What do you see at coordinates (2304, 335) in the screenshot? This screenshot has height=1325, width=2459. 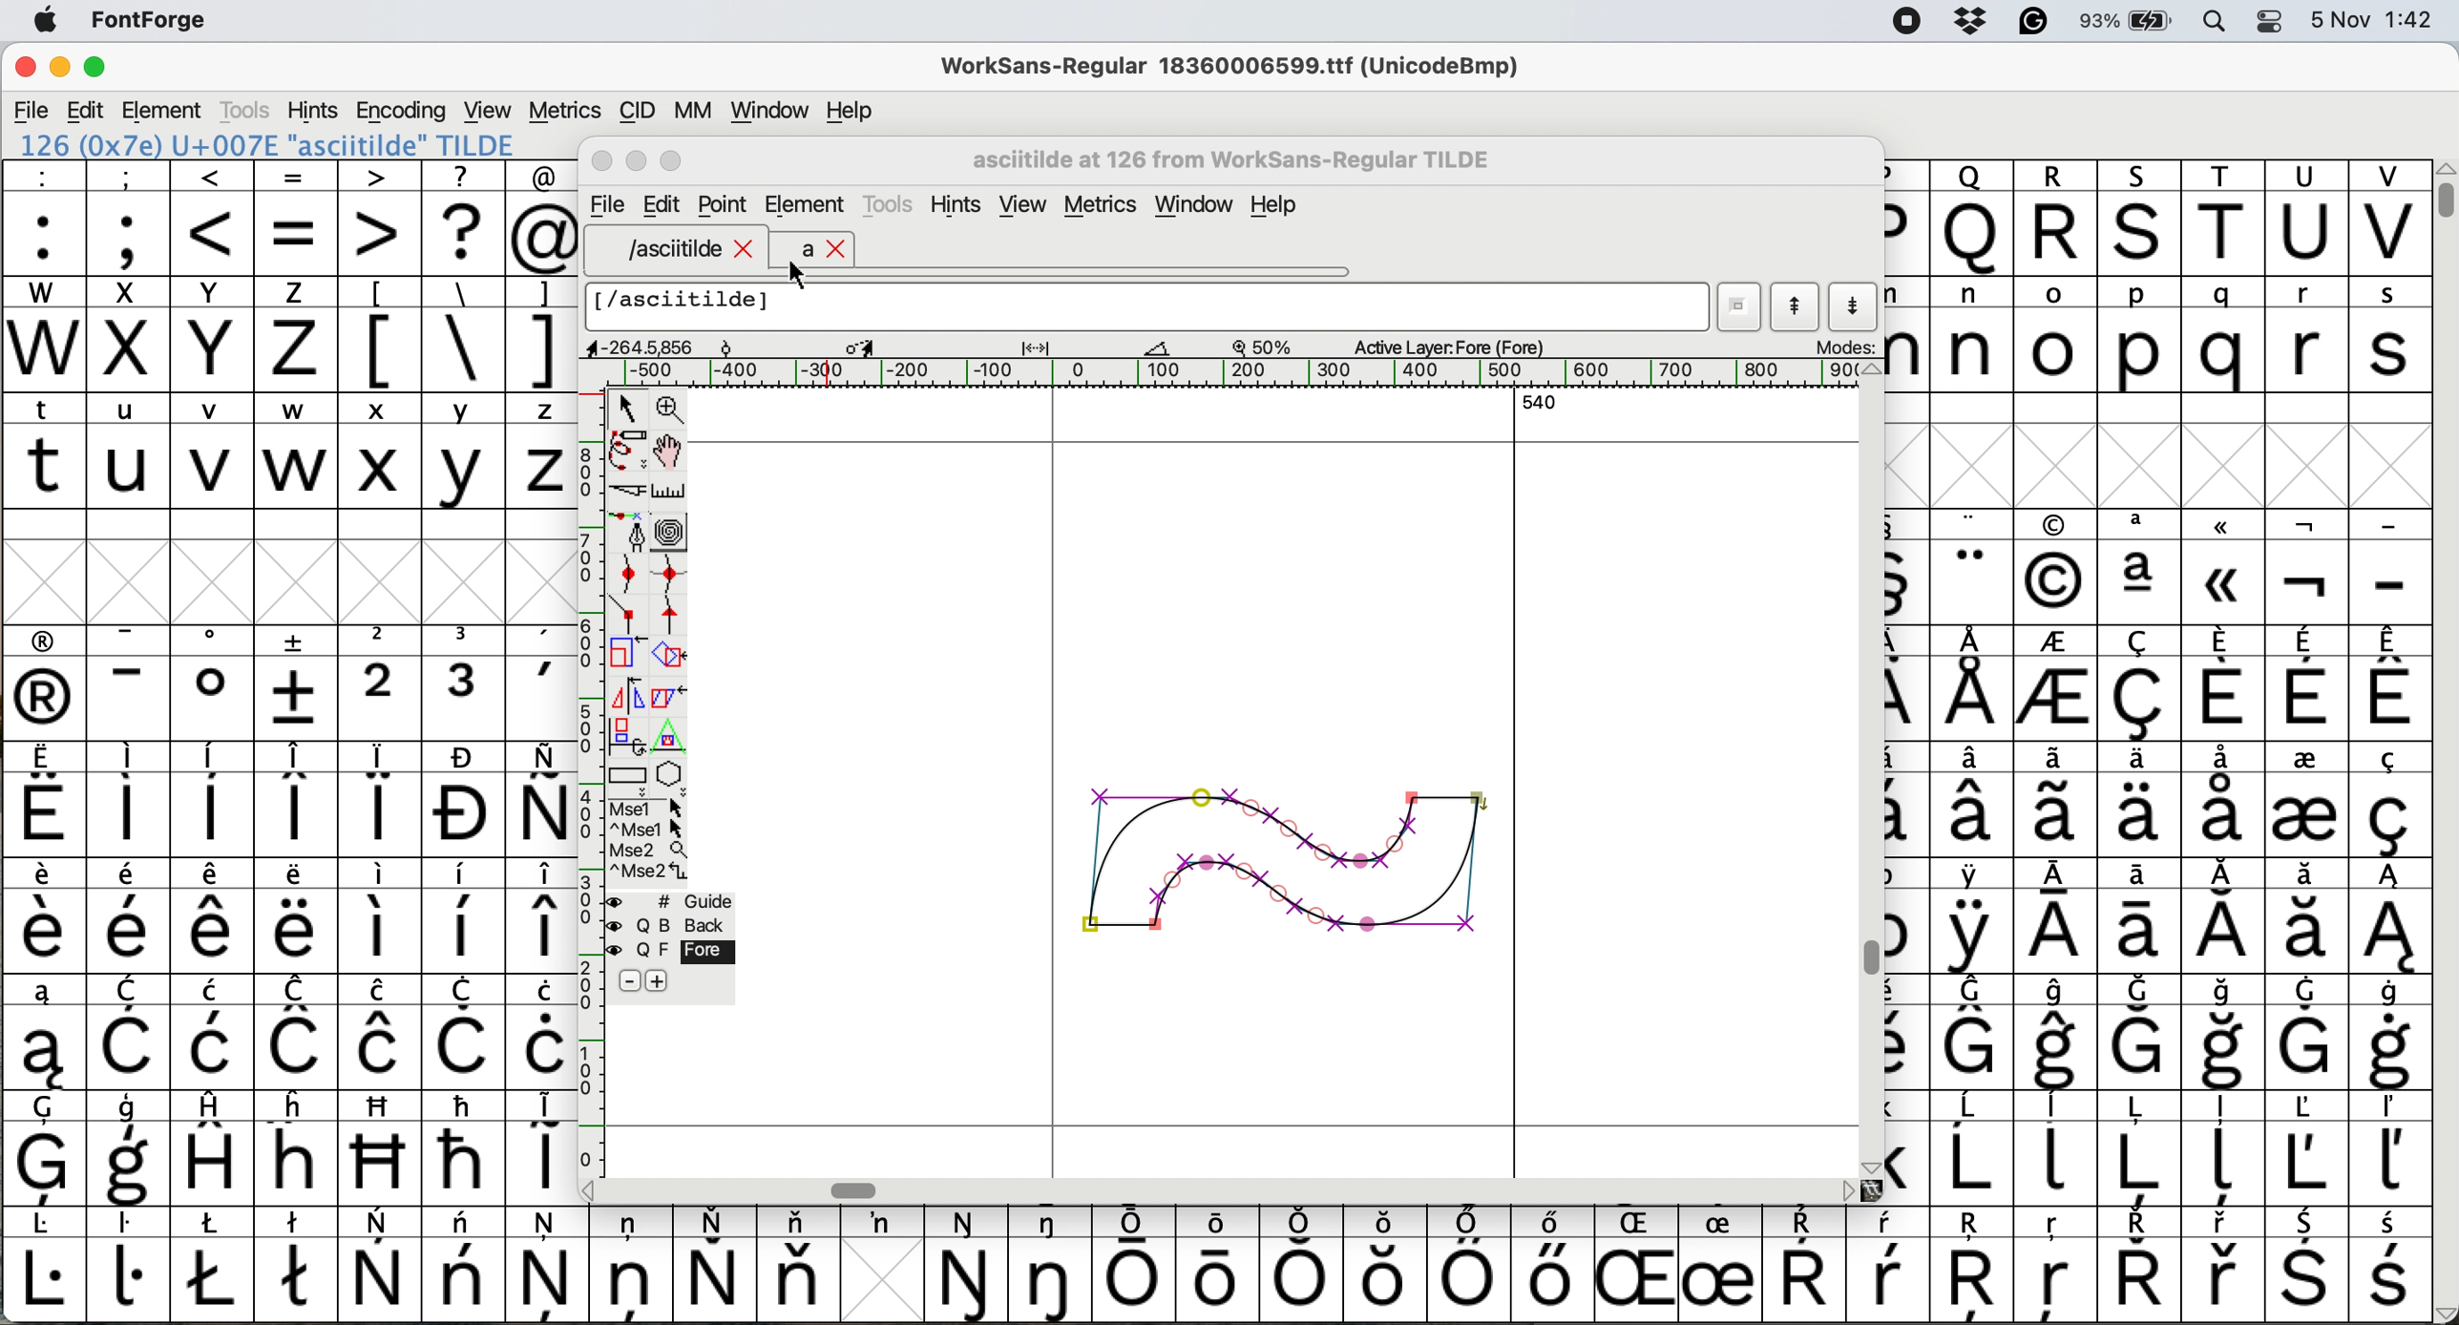 I see `r` at bounding box center [2304, 335].